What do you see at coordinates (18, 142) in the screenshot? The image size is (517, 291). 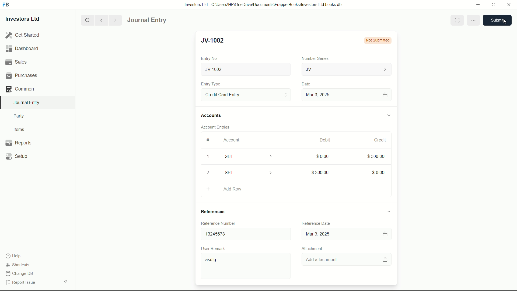 I see `Reports .` at bounding box center [18, 142].